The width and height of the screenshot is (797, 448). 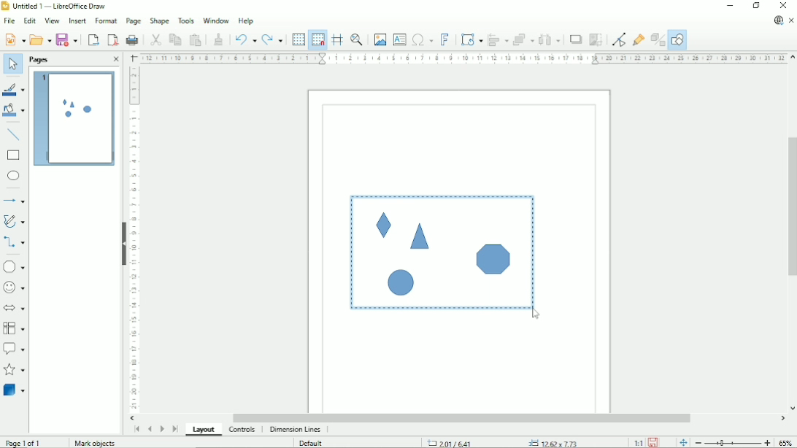 What do you see at coordinates (14, 176) in the screenshot?
I see `Ellipse` at bounding box center [14, 176].